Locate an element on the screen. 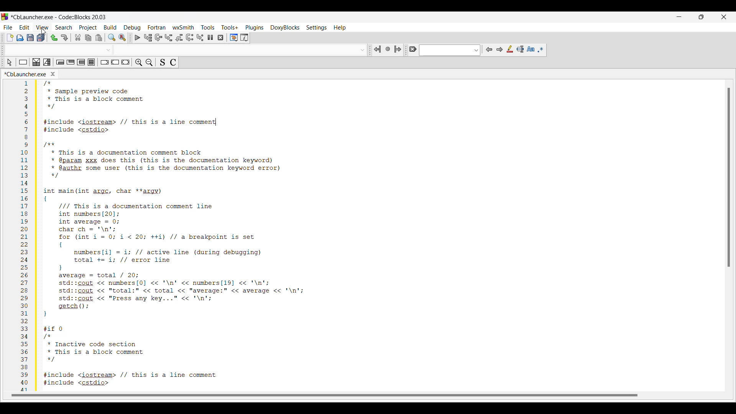 The height and width of the screenshot is (414, 736). Zoom in is located at coordinates (139, 62).